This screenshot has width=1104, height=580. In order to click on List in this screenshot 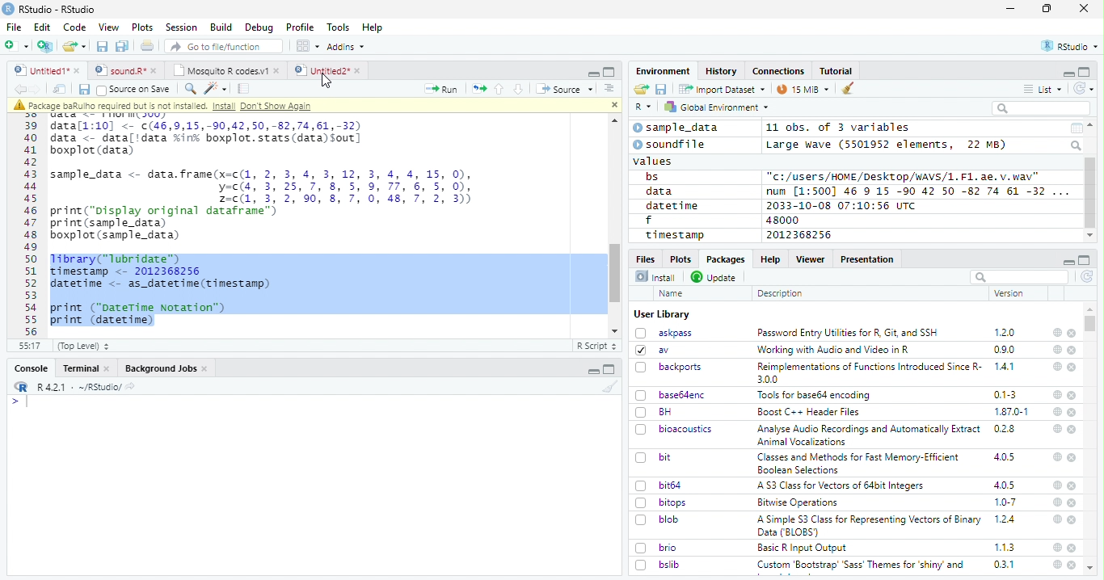, I will do `click(1043, 90)`.